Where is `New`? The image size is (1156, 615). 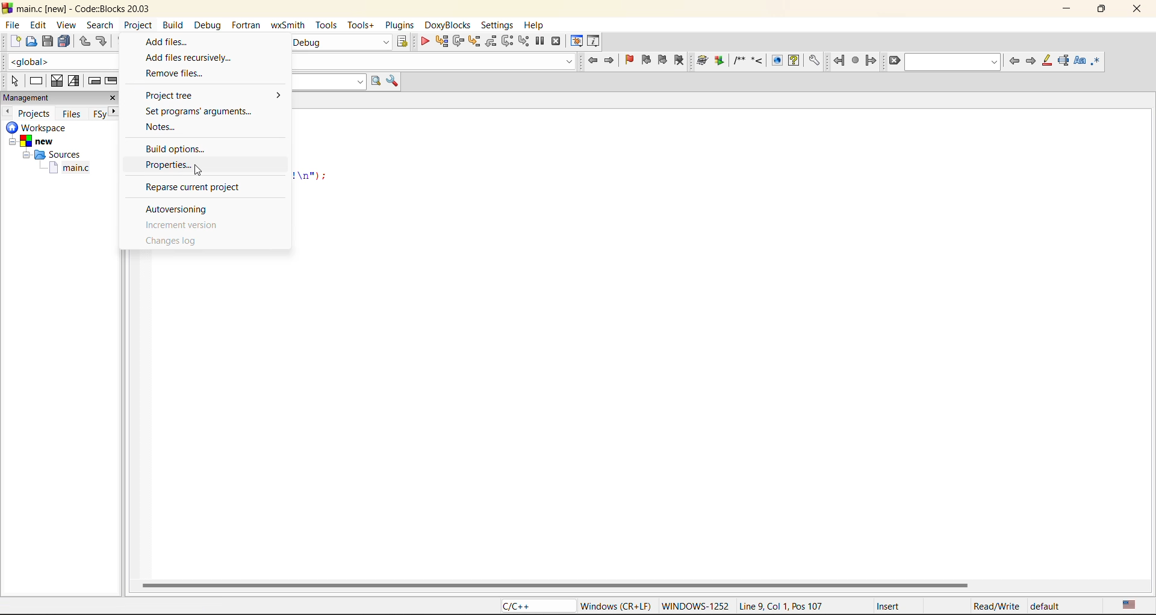
New is located at coordinates (39, 141).